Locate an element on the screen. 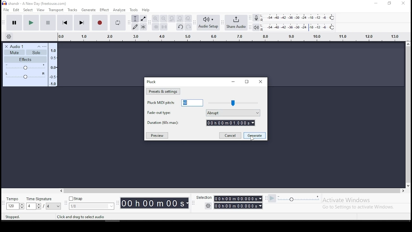 The height and width of the screenshot is (232, 412). pan is located at coordinates (25, 75).